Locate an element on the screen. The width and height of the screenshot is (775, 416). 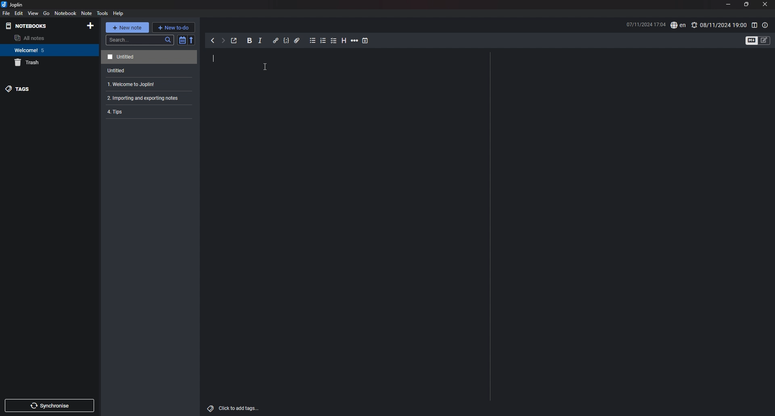
heading is located at coordinates (344, 41).